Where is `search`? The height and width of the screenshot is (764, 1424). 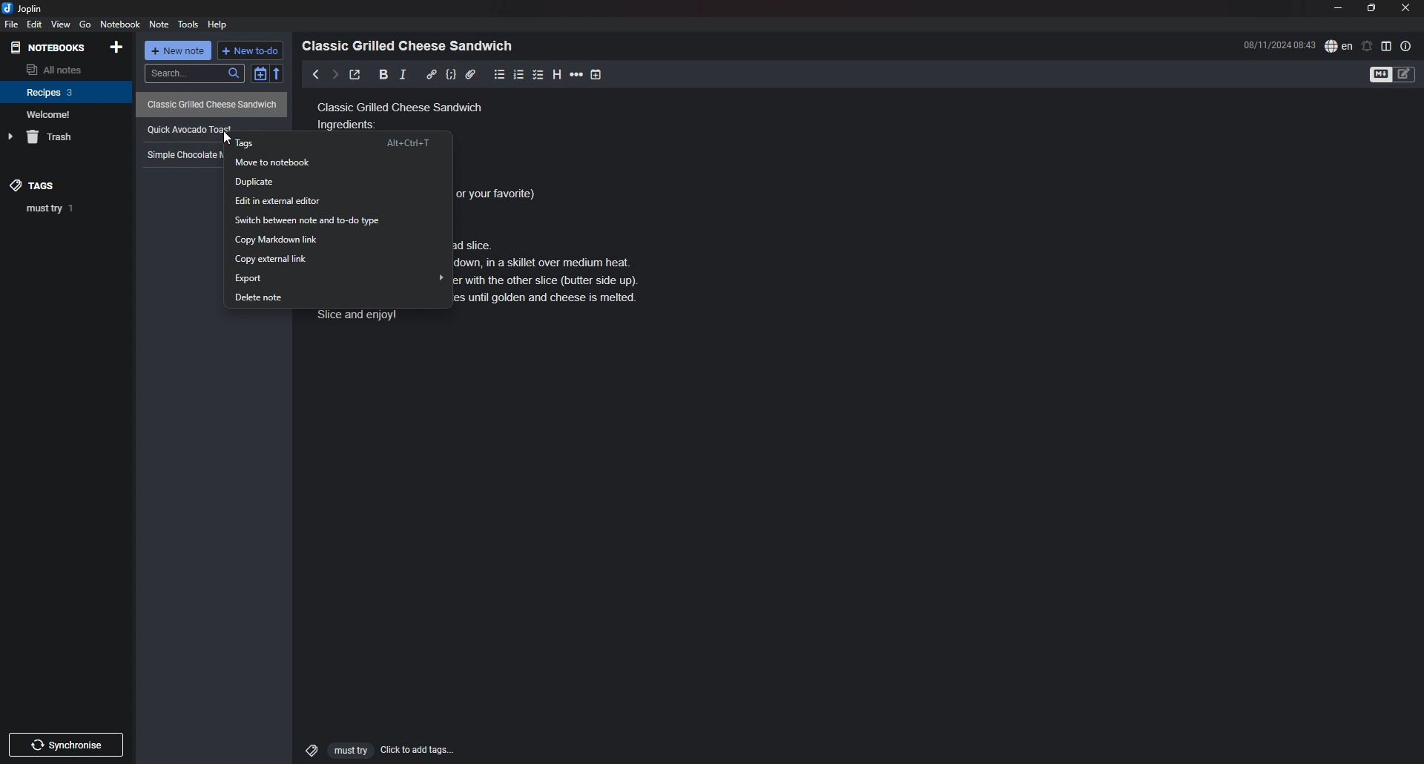 search is located at coordinates (194, 73).